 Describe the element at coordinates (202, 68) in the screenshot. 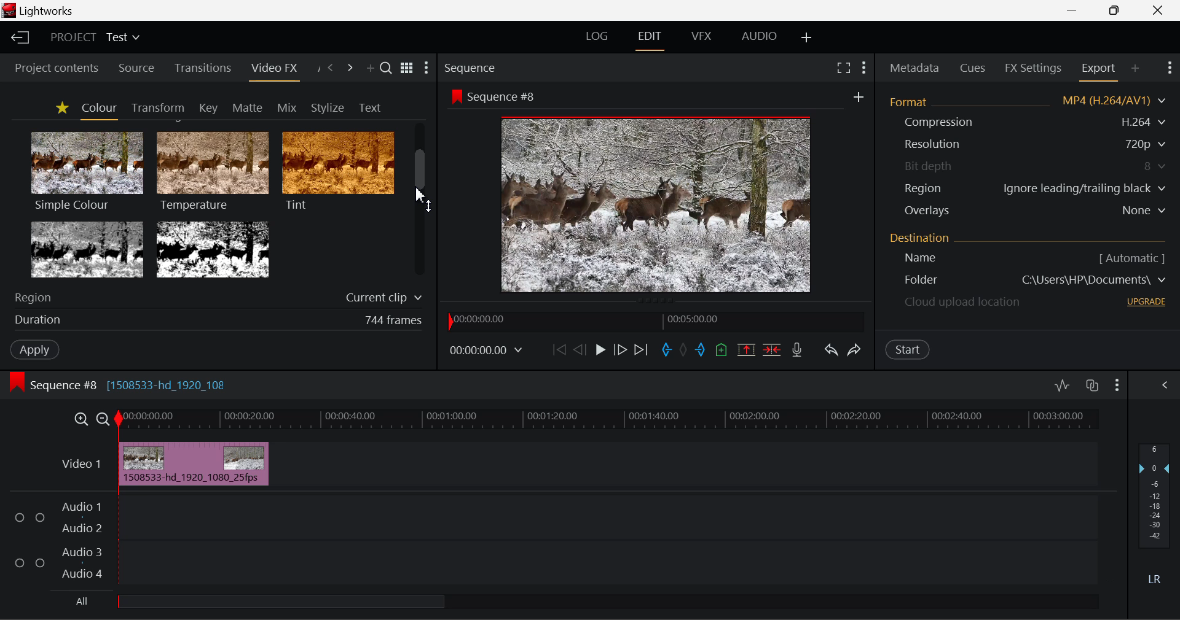

I see `Transitions` at that location.